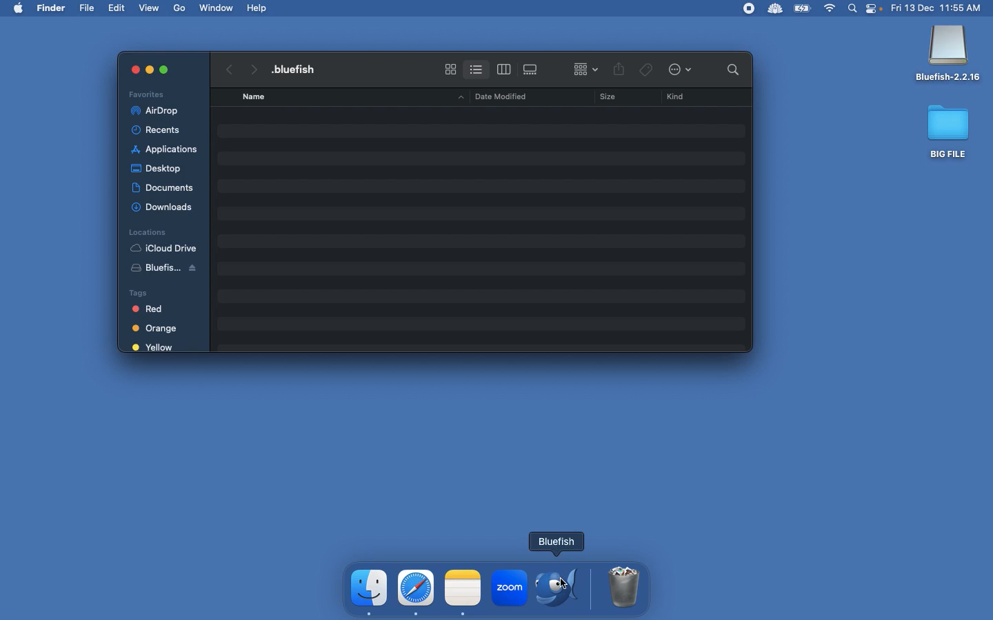 Image resolution: width=993 pixels, height=620 pixels. Describe the element at coordinates (508, 590) in the screenshot. I see `zoom` at that location.